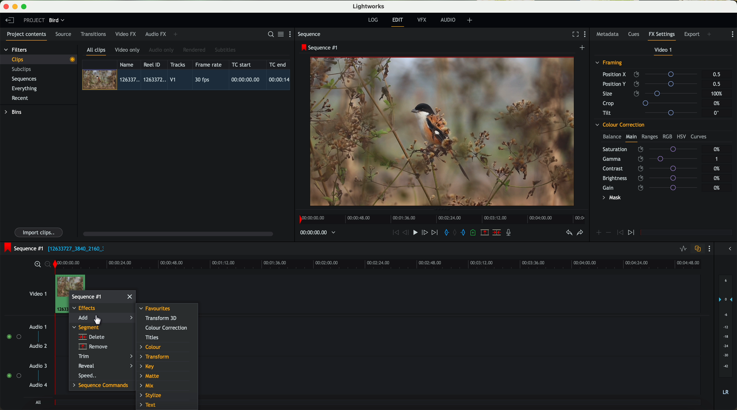 This screenshot has height=410, width=737. Describe the element at coordinates (127, 50) in the screenshot. I see `video only` at that location.